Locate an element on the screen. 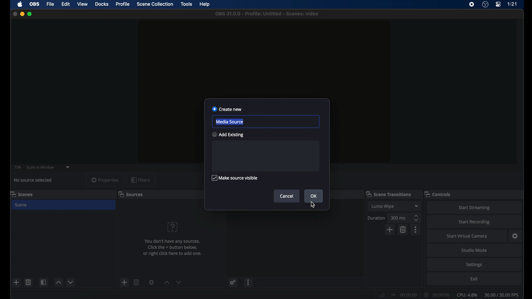  start streaming is located at coordinates (475, 207).